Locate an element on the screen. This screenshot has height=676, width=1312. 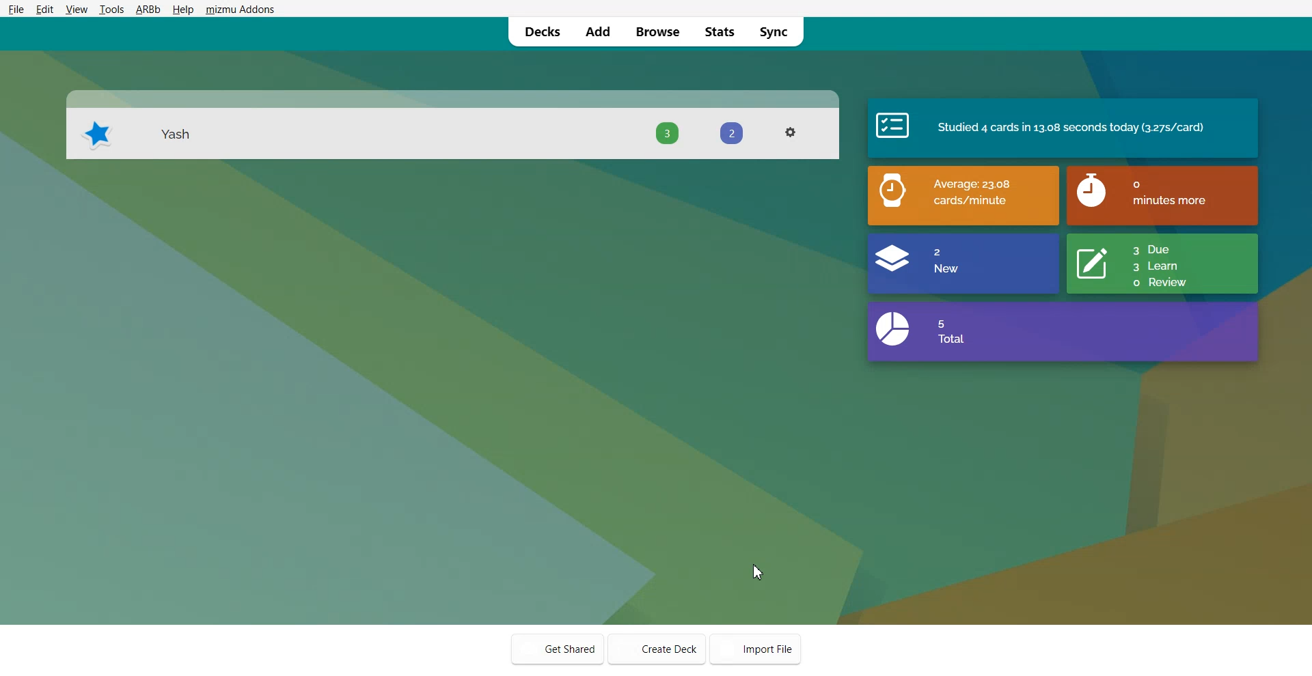
2 New file is located at coordinates (961, 264).